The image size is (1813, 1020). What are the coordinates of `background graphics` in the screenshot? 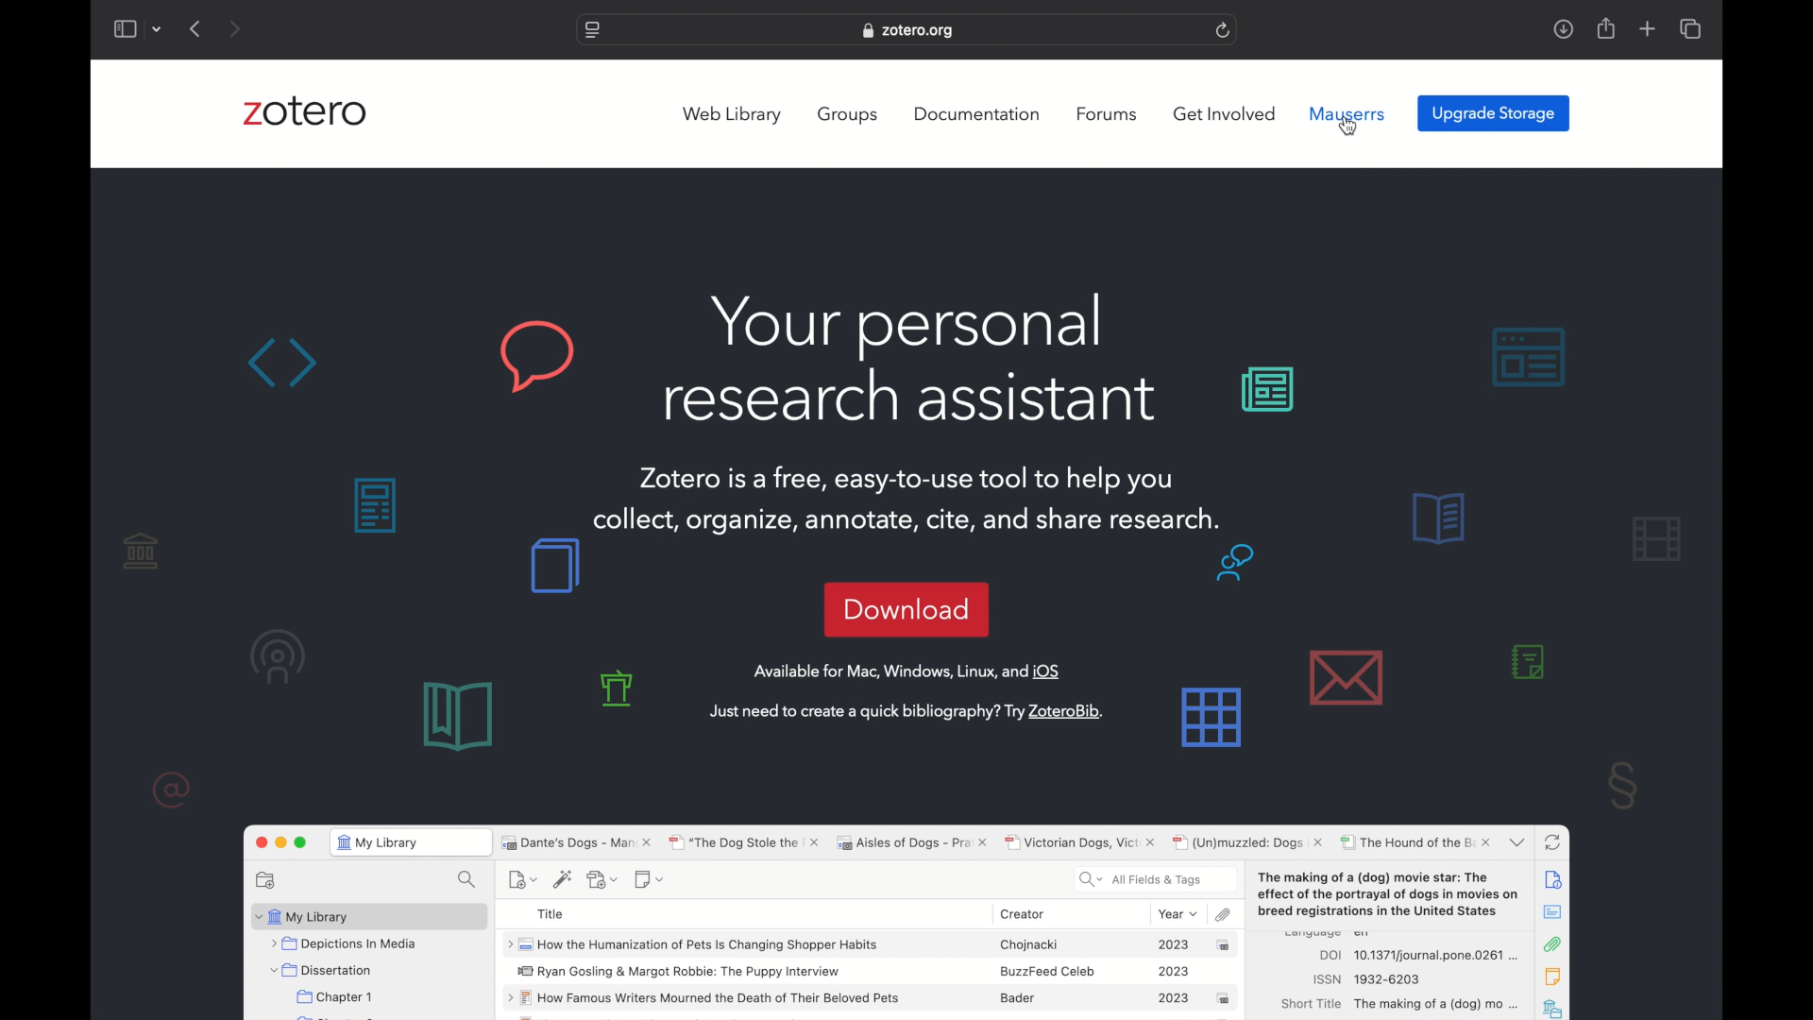 It's located at (406, 356).